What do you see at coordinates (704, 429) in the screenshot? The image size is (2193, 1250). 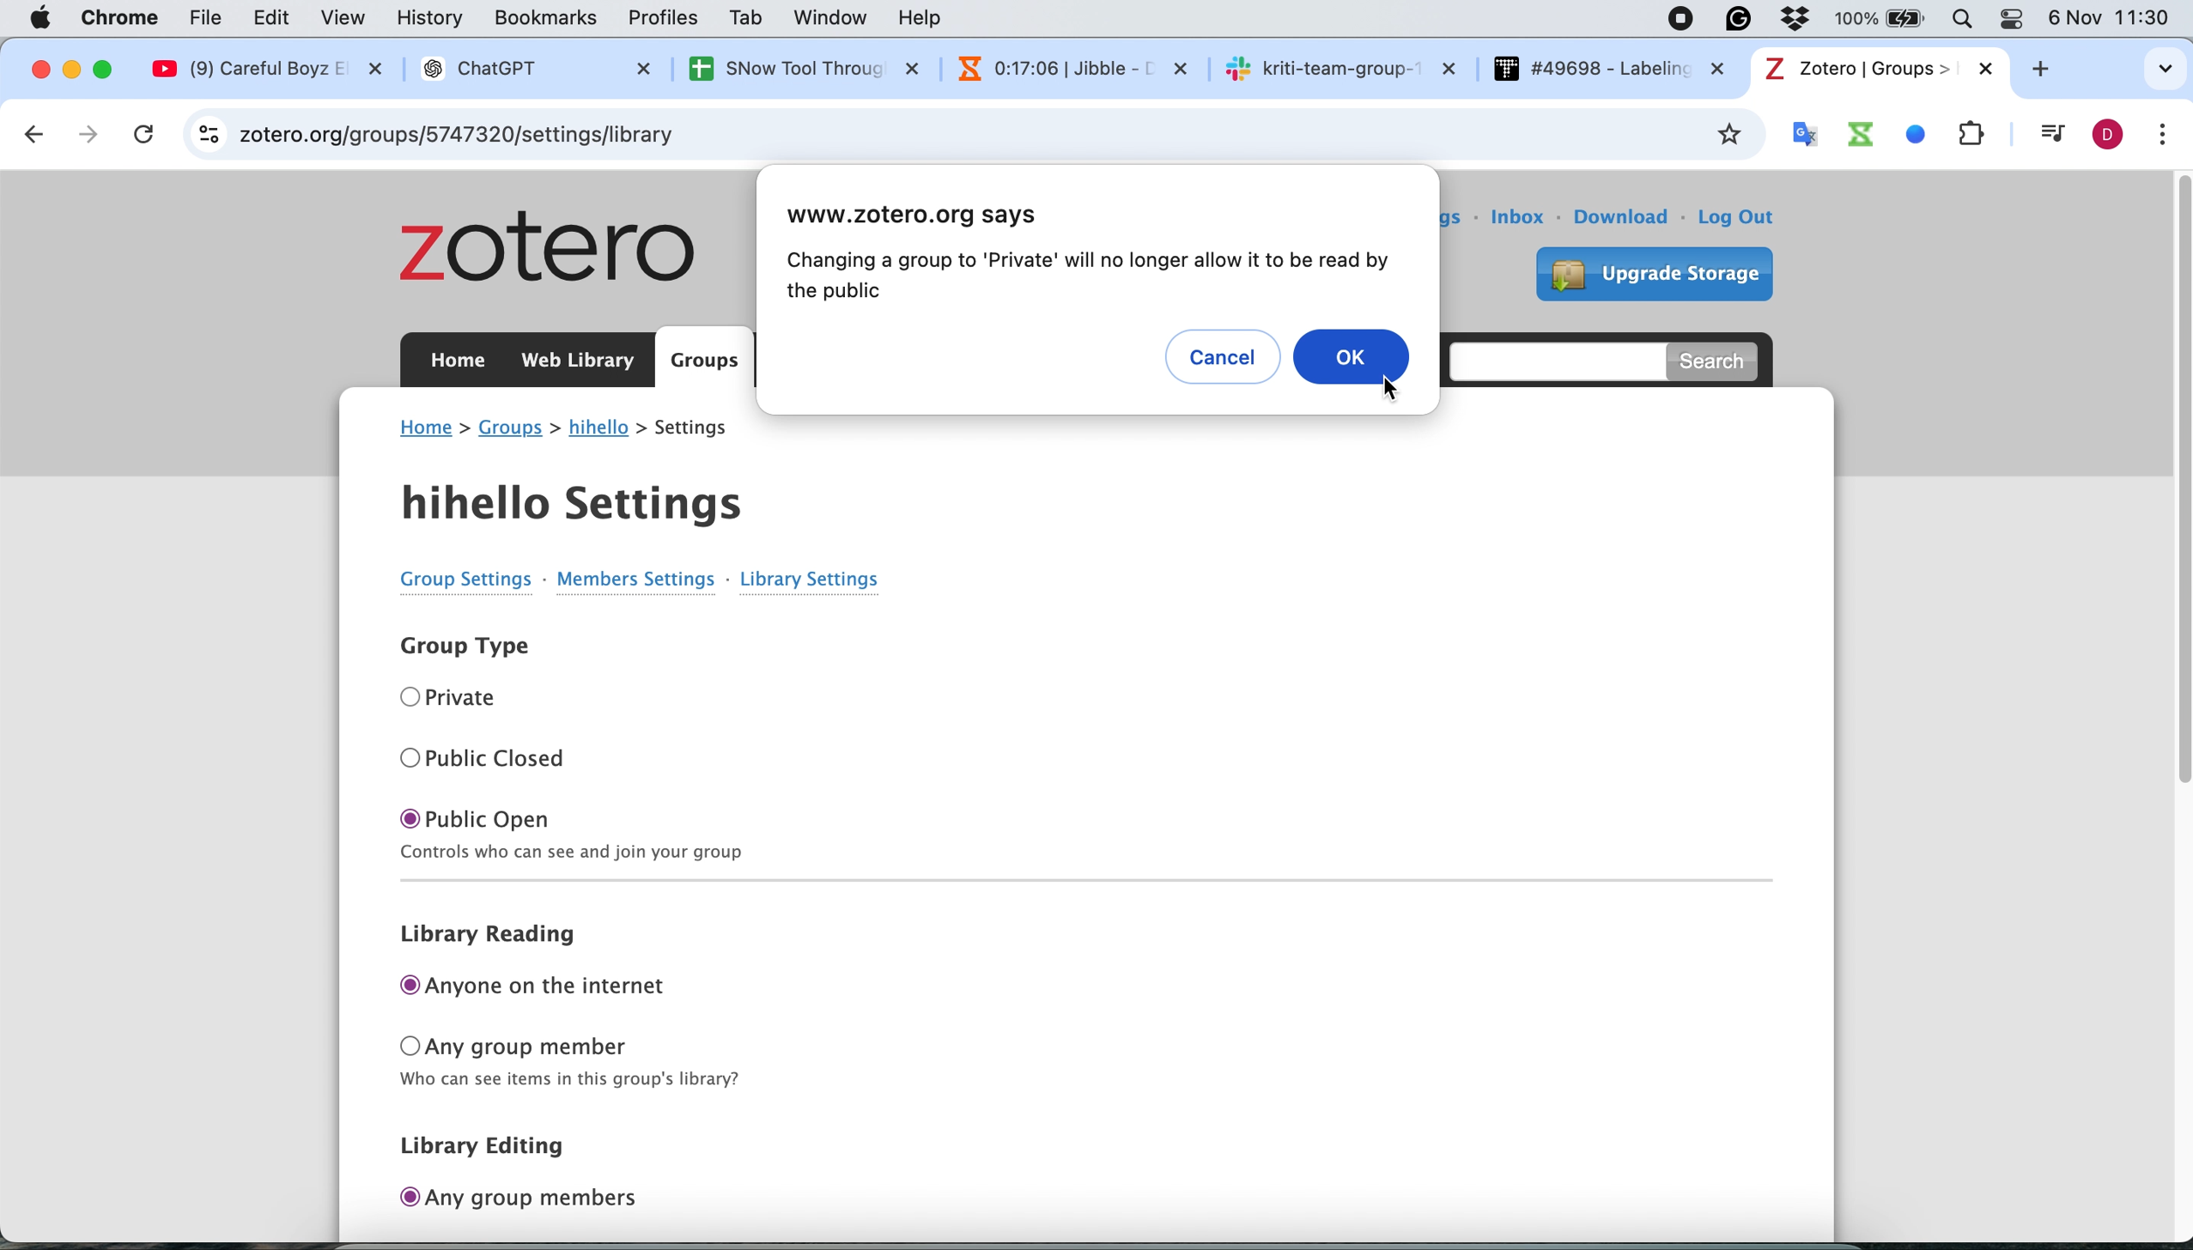 I see `settings` at bounding box center [704, 429].